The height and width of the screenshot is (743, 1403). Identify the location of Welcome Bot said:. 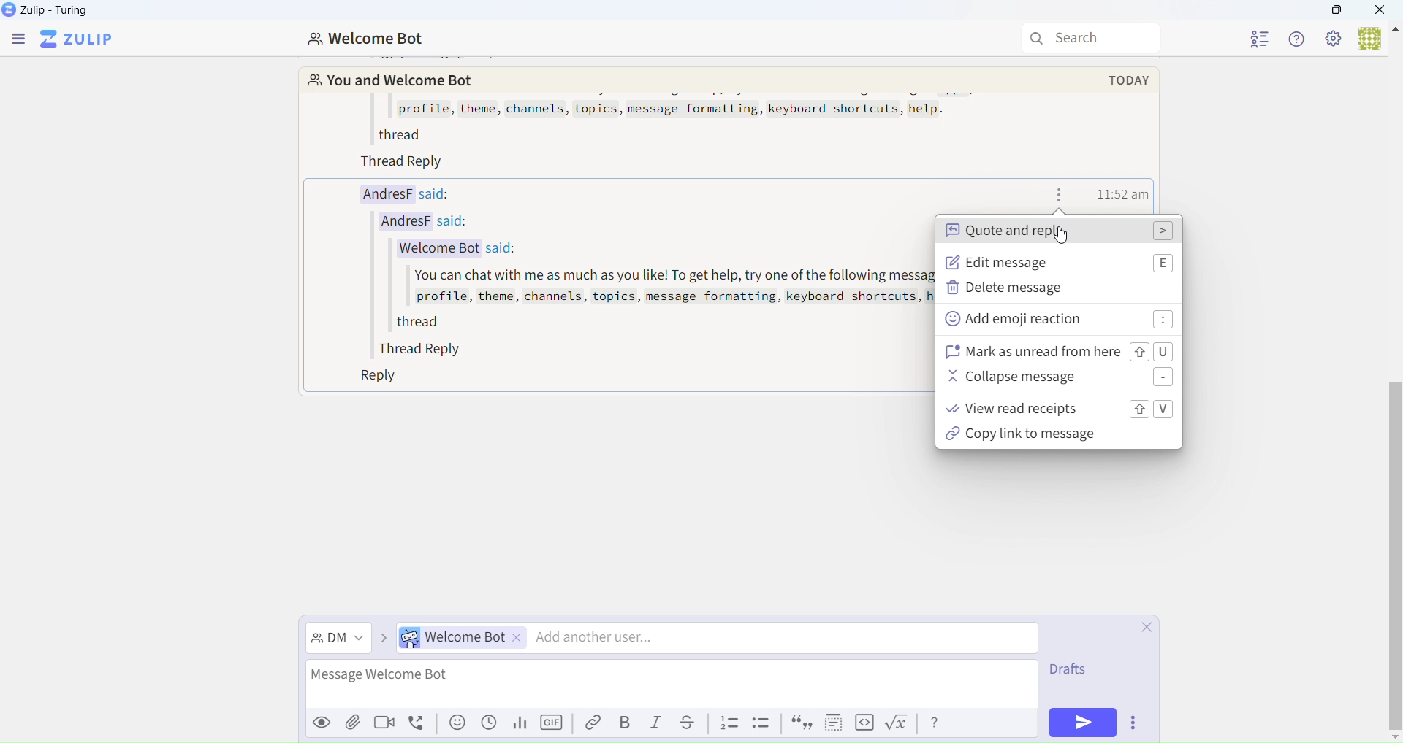
(454, 249).